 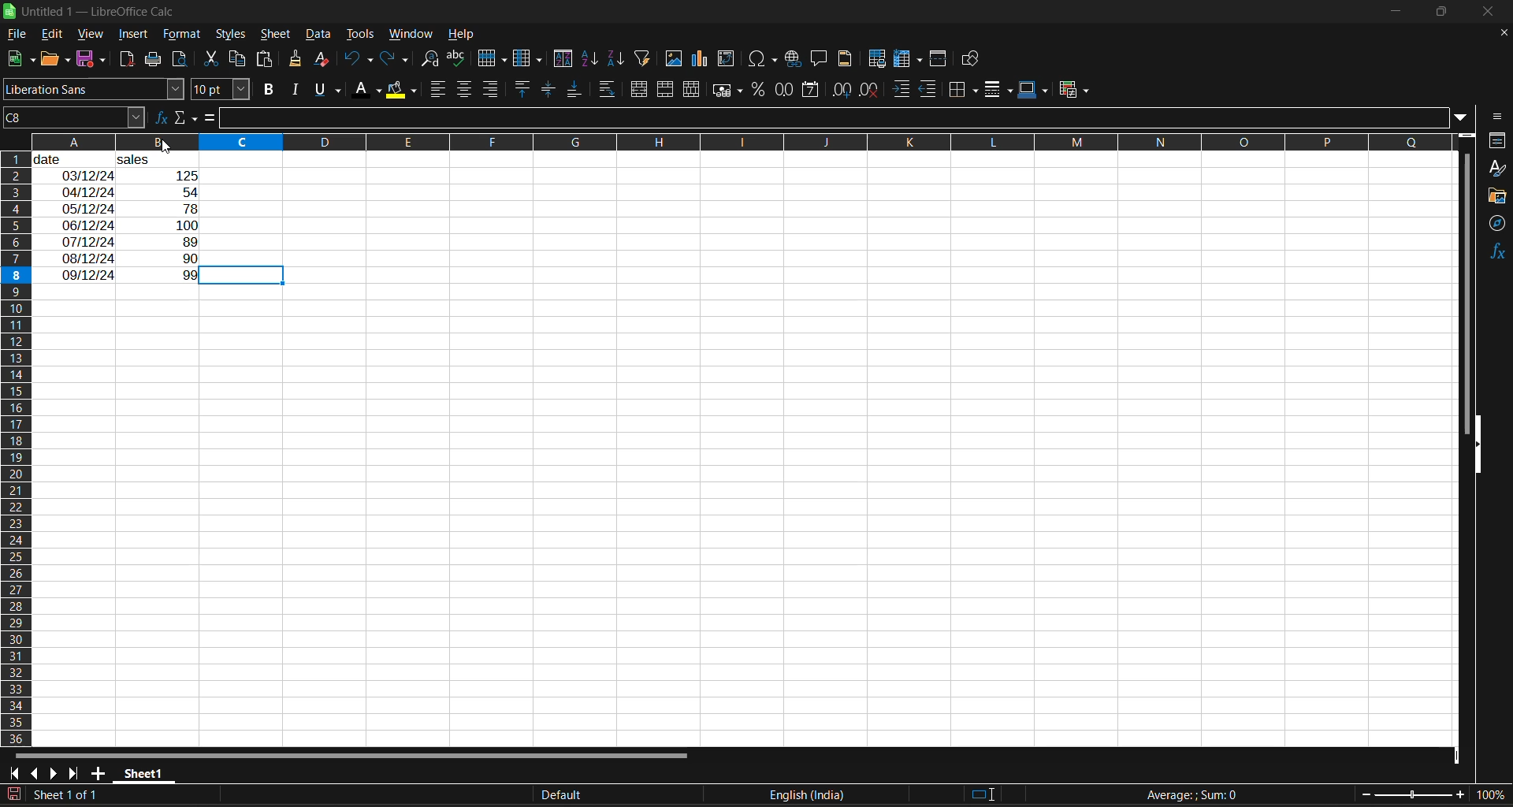 I want to click on wrap text, so click(x=609, y=89).